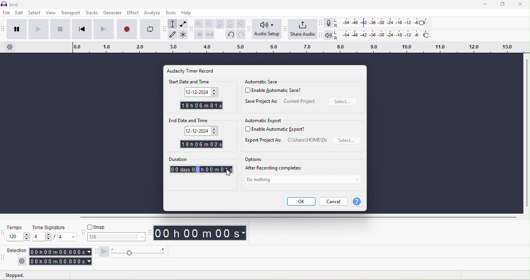  Describe the element at coordinates (199, 120) in the screenshot. I see `end date and time` at that location.